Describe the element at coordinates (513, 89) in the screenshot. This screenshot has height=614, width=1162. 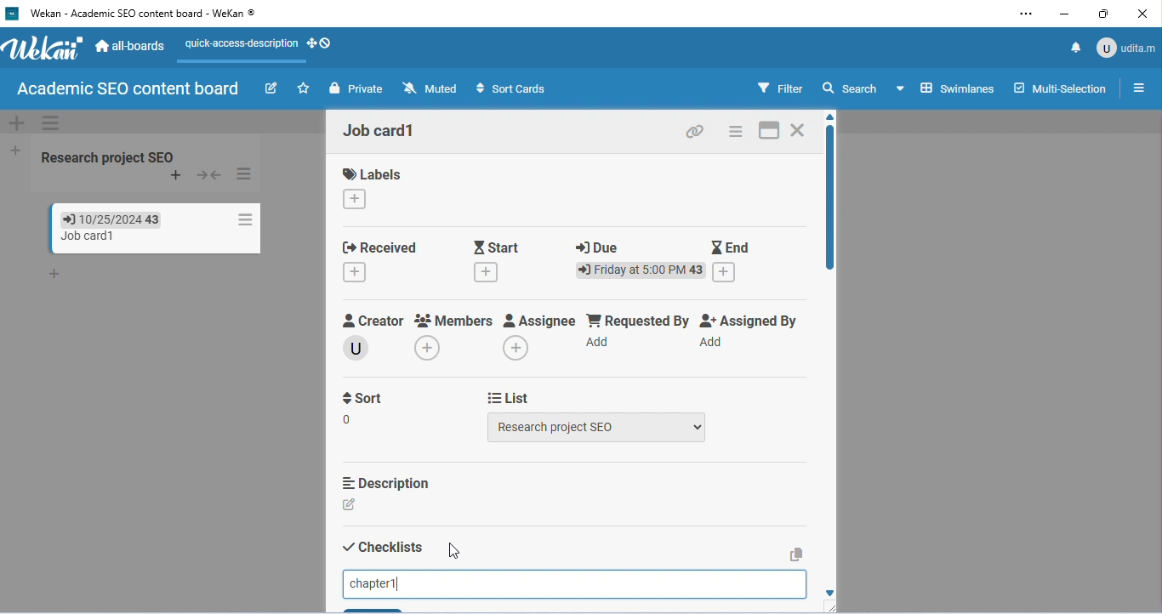
I see `sort cards` at that location.